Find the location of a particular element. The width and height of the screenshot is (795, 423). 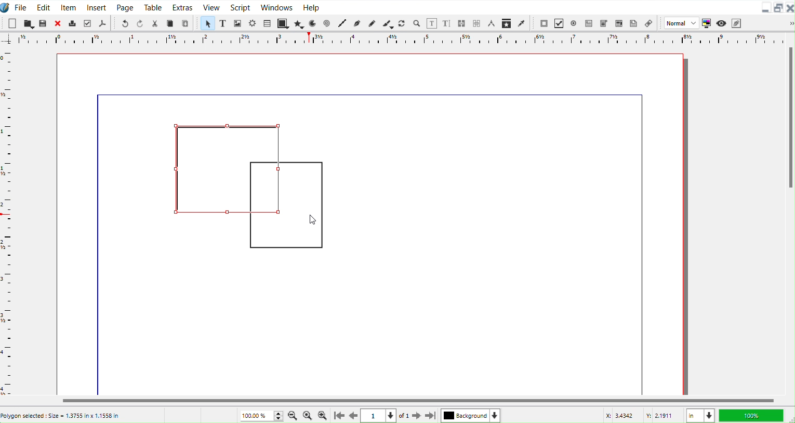

Open is located at coordinates (29, 23).